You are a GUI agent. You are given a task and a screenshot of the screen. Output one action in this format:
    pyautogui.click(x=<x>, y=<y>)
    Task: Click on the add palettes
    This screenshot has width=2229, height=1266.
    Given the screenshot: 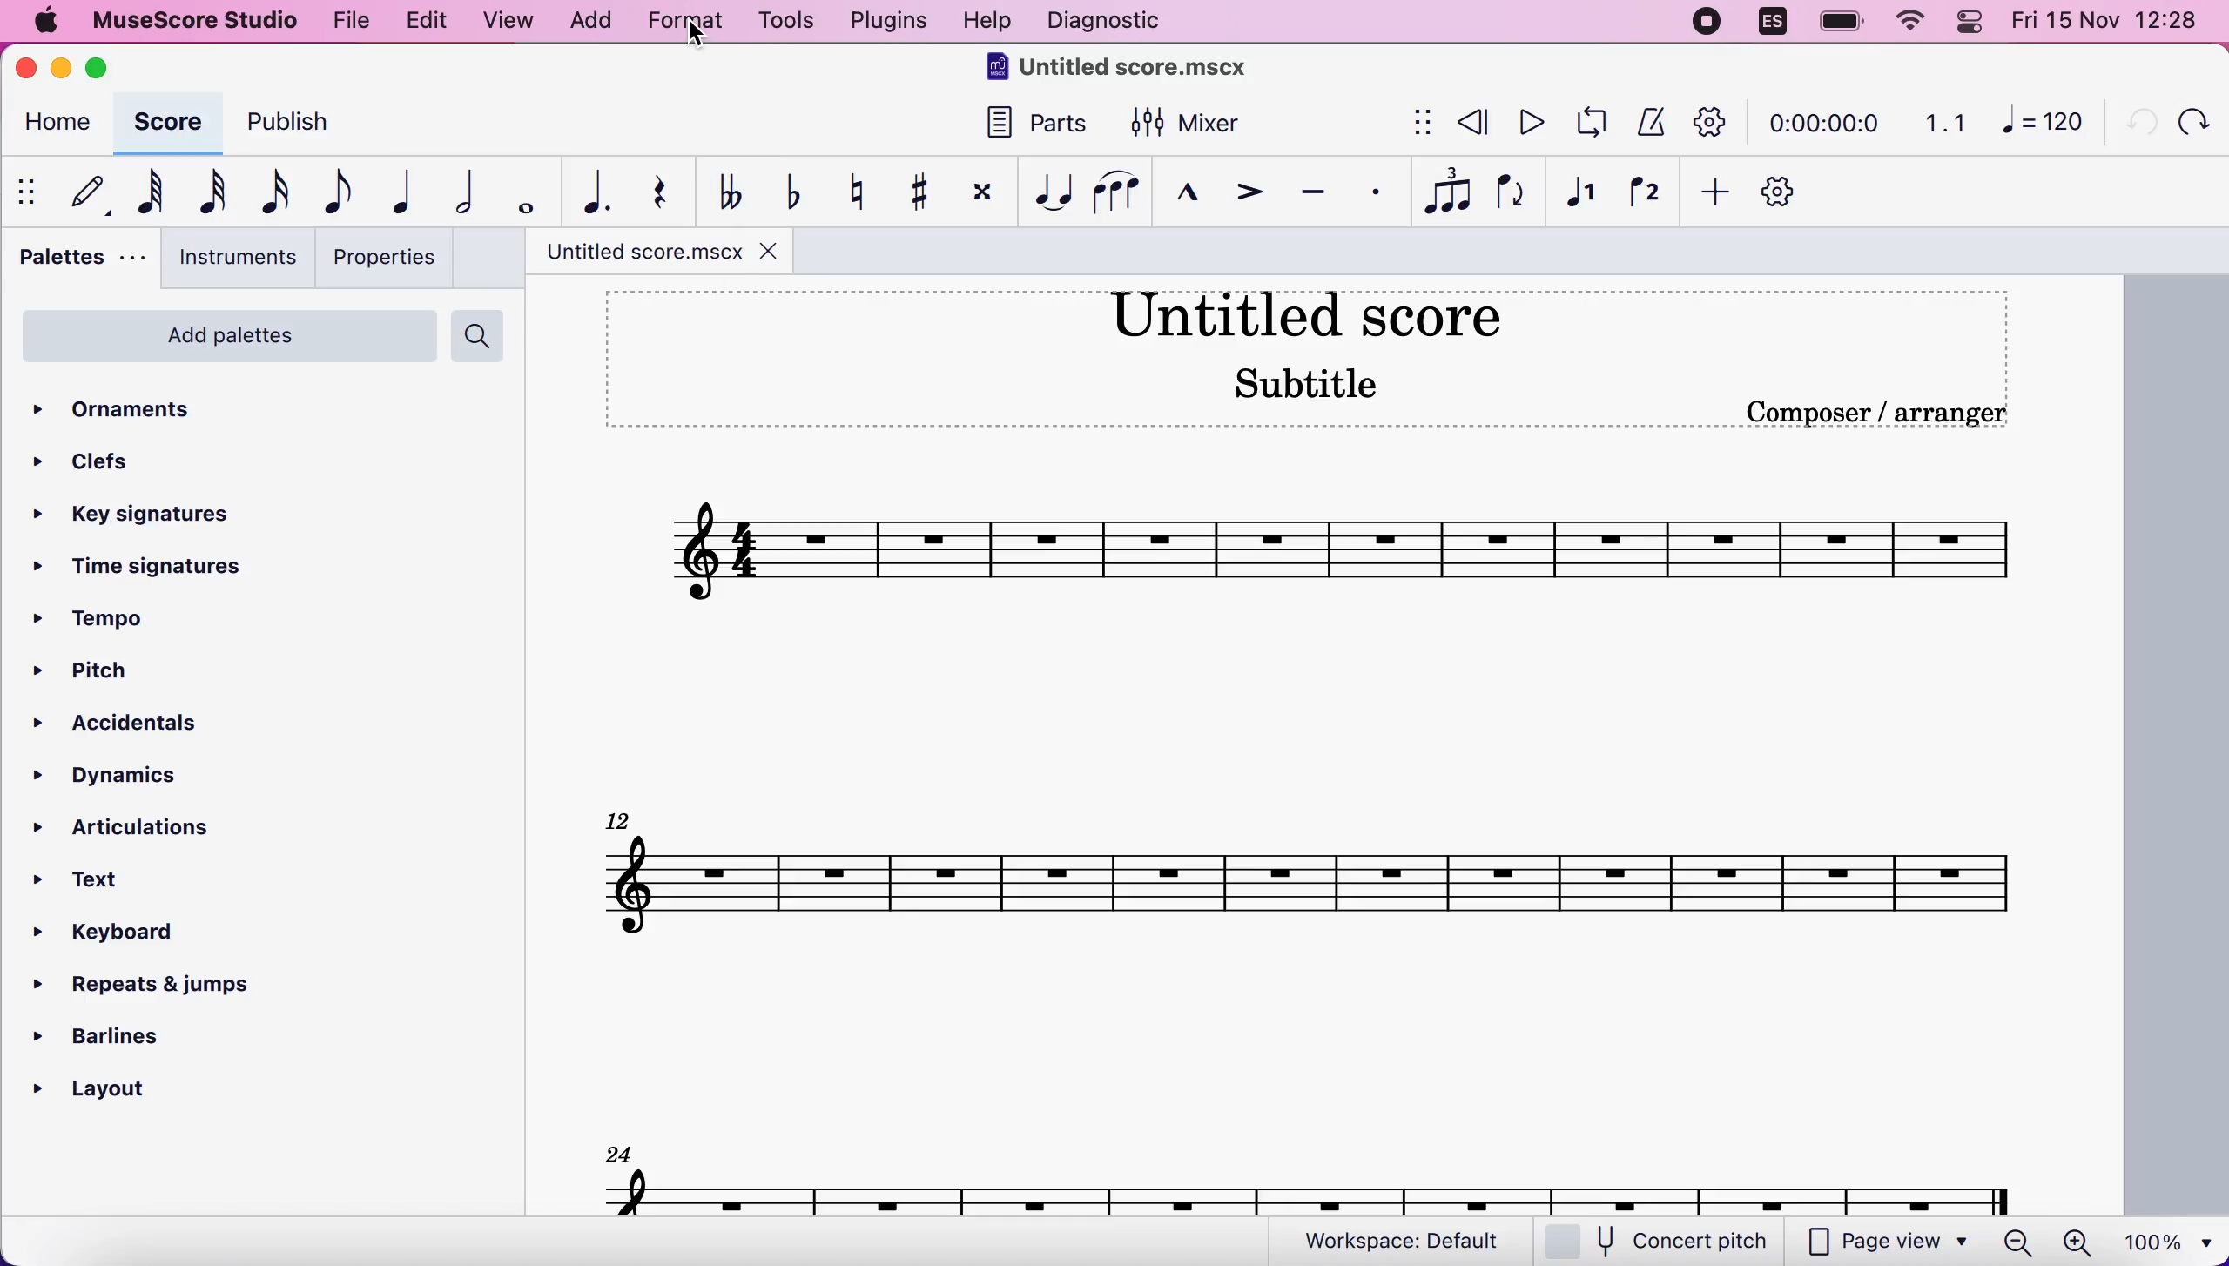 What is the action you would take?
    pyautogui.click(x=226, y=342)
    